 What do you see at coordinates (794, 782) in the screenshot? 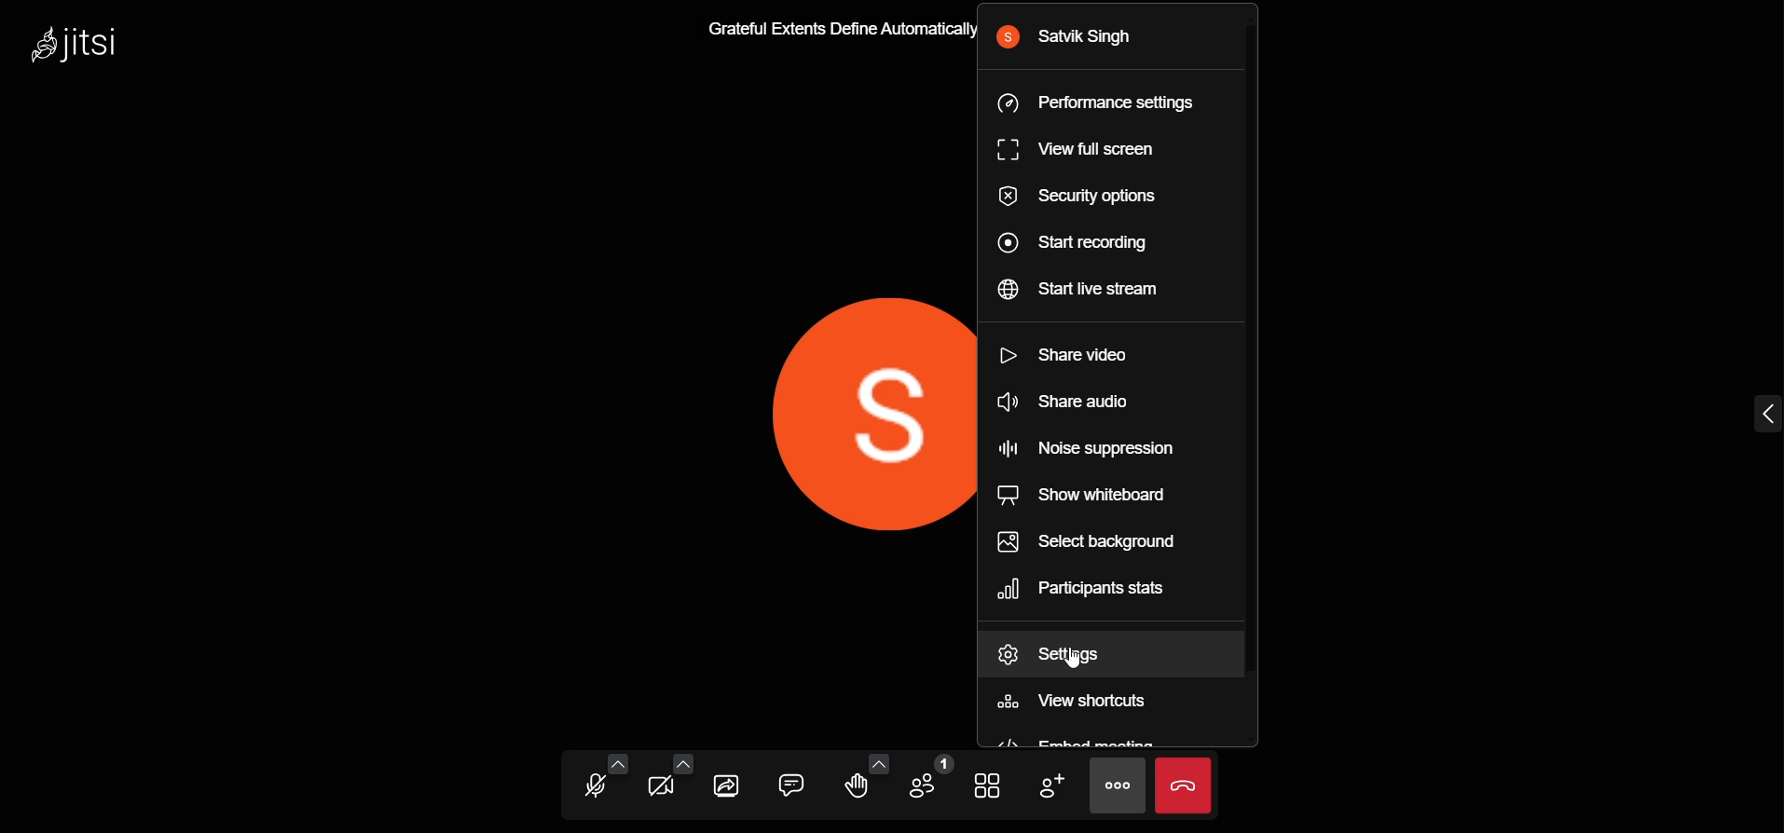
I see `chat` at bounding box center [794, 782].